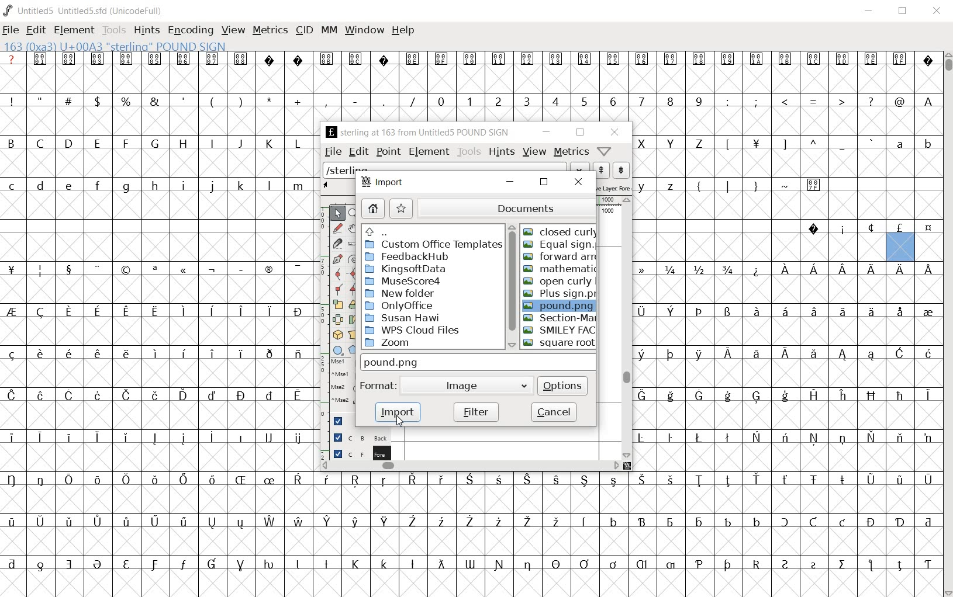 The height and width of the screenshot is (597, 953). I want to click on logo, so click(8, 10).